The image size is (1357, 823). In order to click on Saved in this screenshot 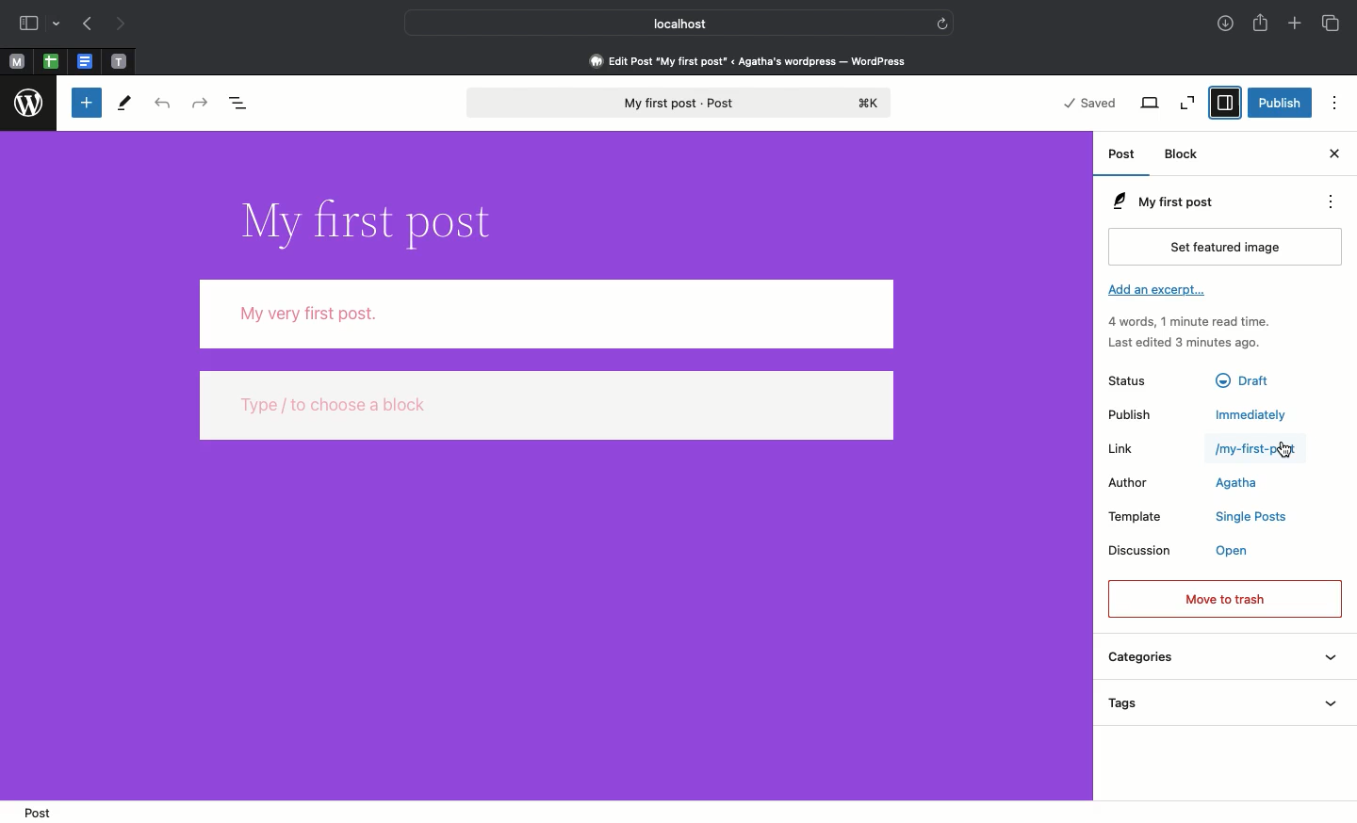, I will do `click(1090, 103)`.